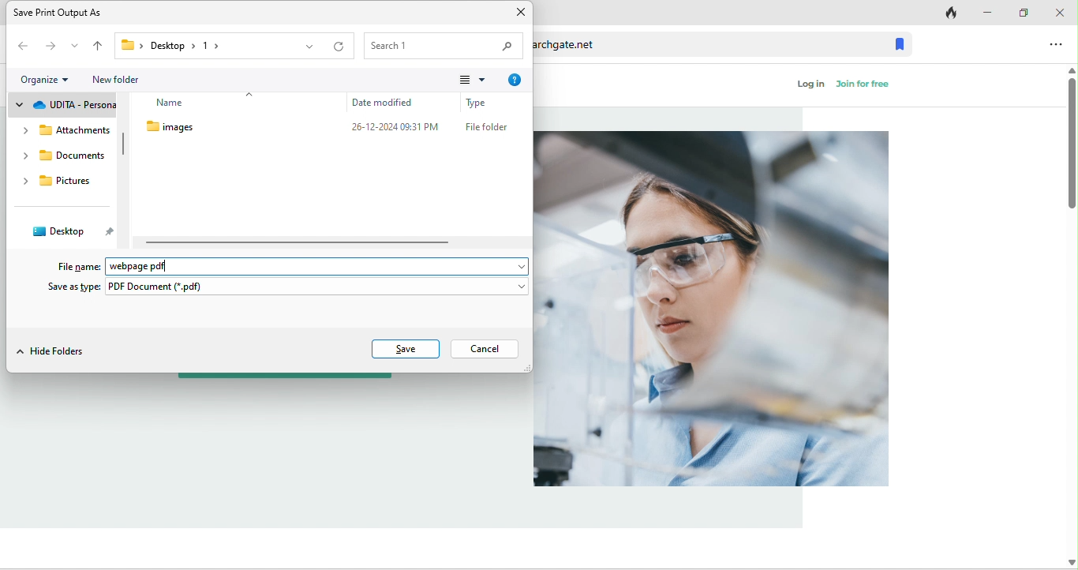 The image size is (1078, 570). What do you see at coordinates (339, 45) in the screenshot?
I see `refresh` at bounding box center [339, 45].